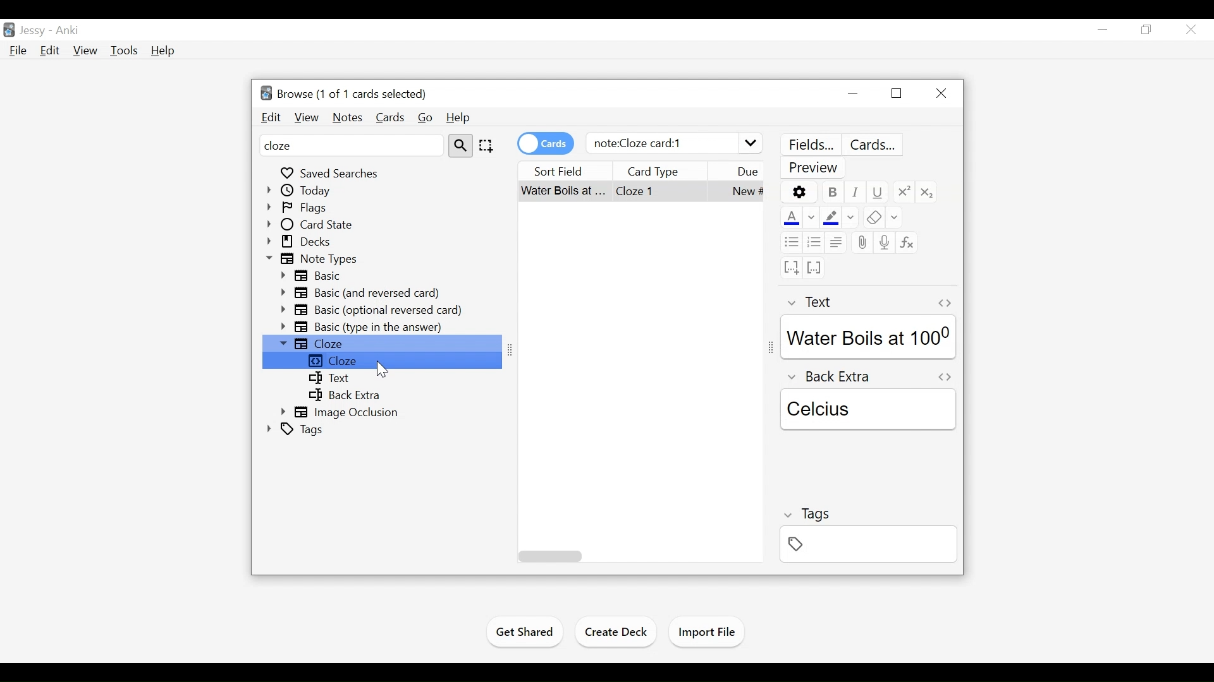 This screenshot has height=682, width=1214. I want to click on File, so click(20, 51).